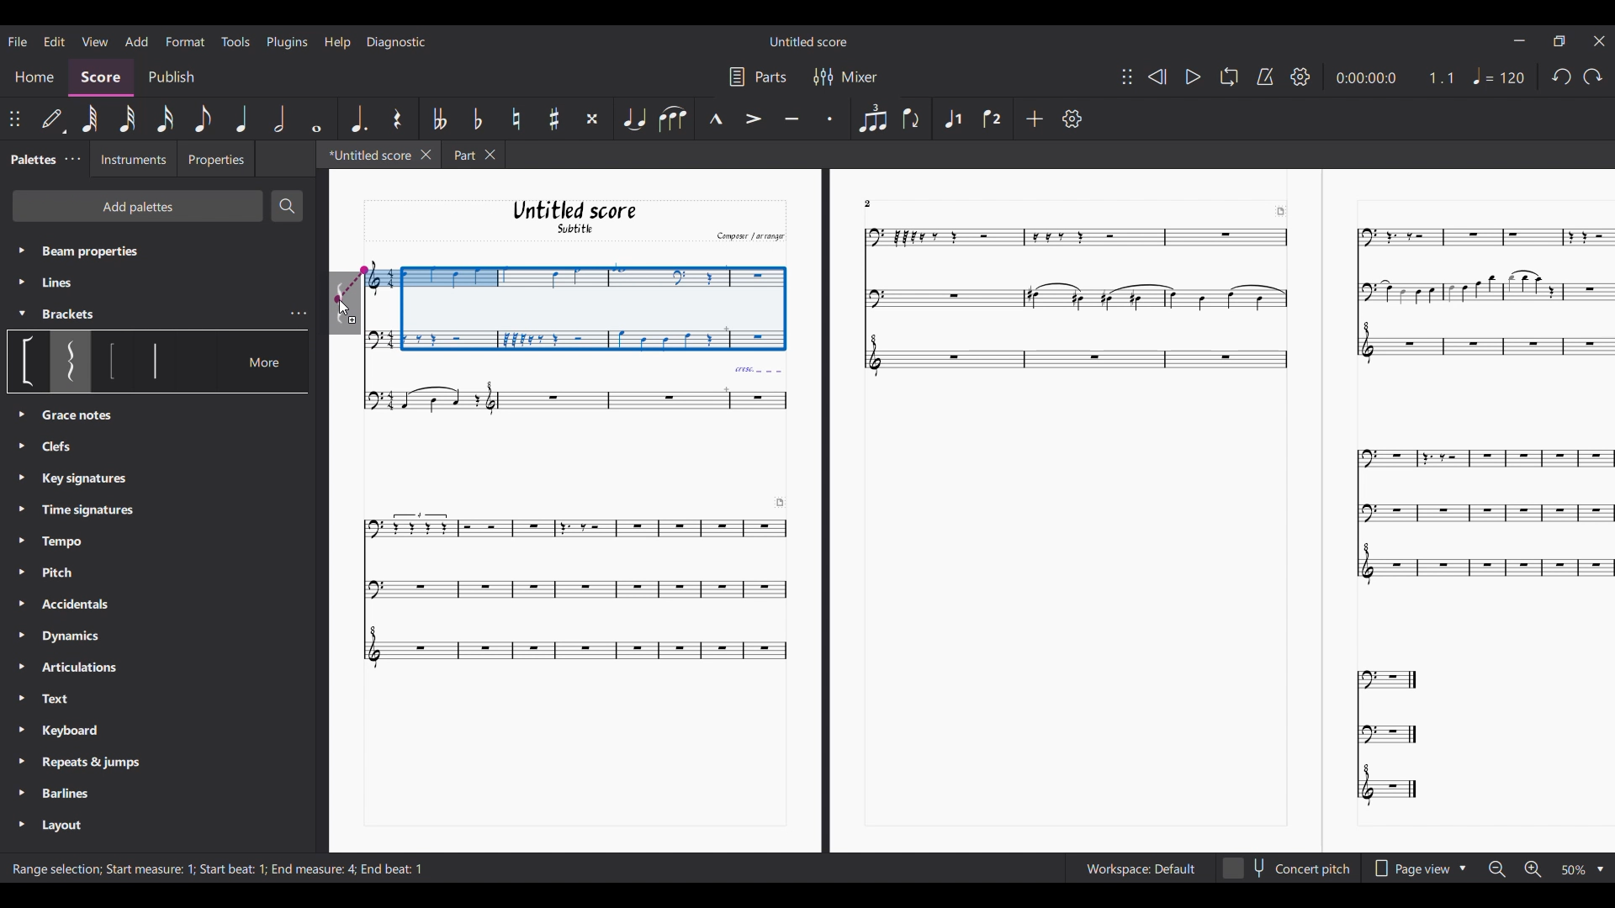  I want to click on Option under bracket section, so click(71, 362).